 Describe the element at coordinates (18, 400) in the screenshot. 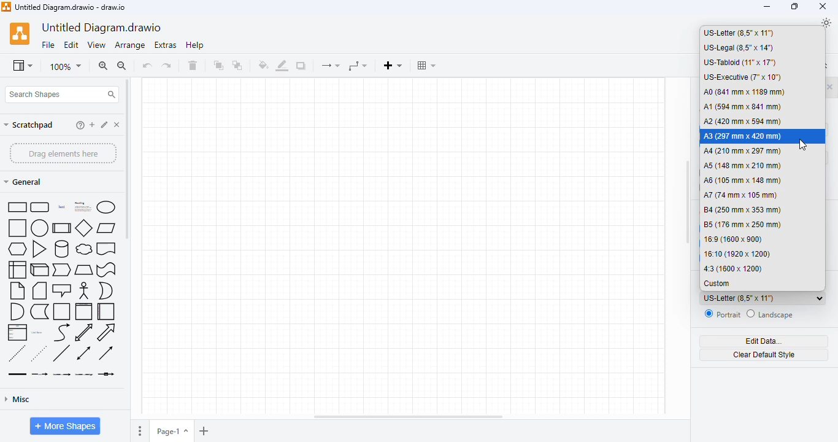

I see `misc` at that location.